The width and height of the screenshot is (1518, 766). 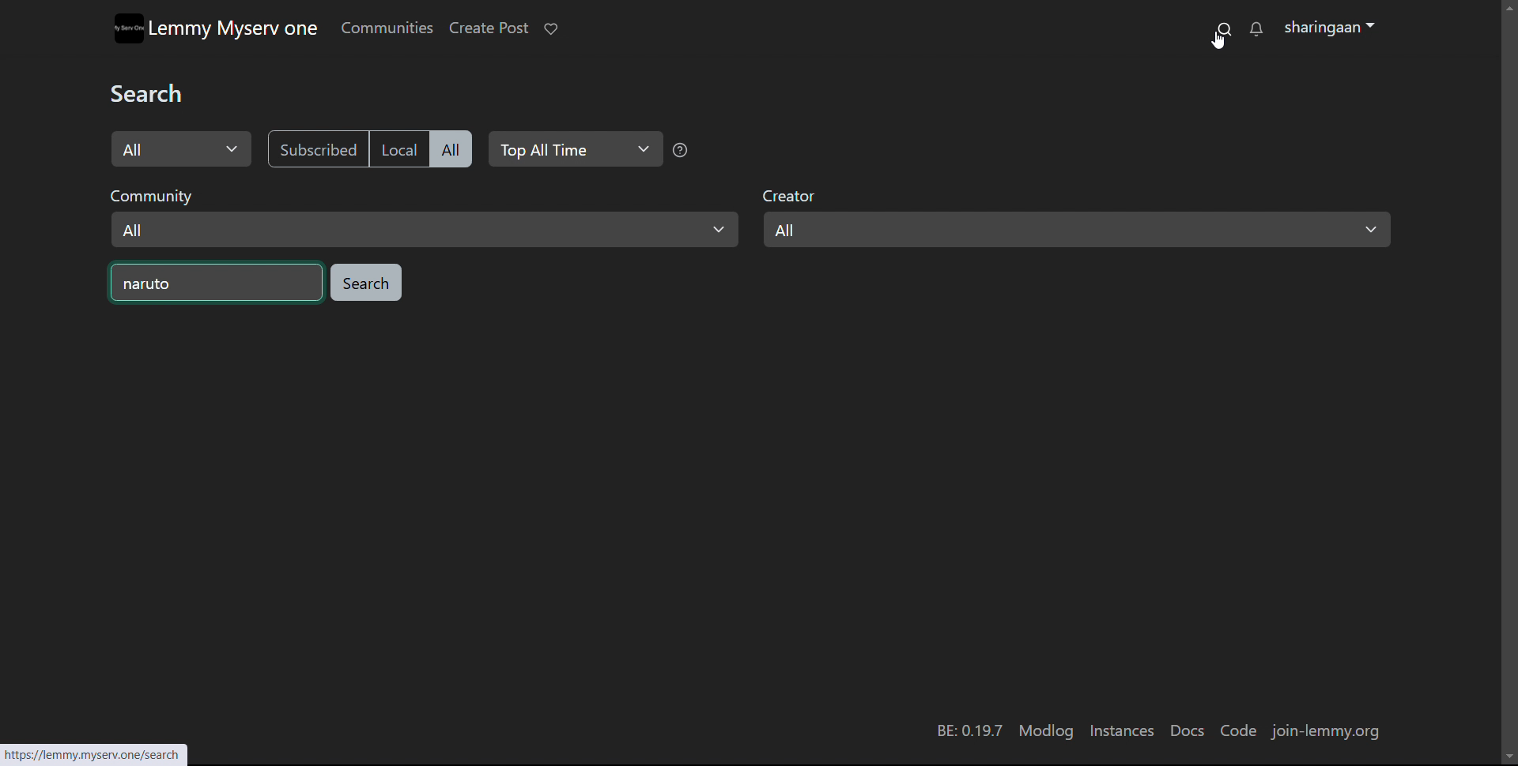 I want to click on Search, so click(x=157, y=93).